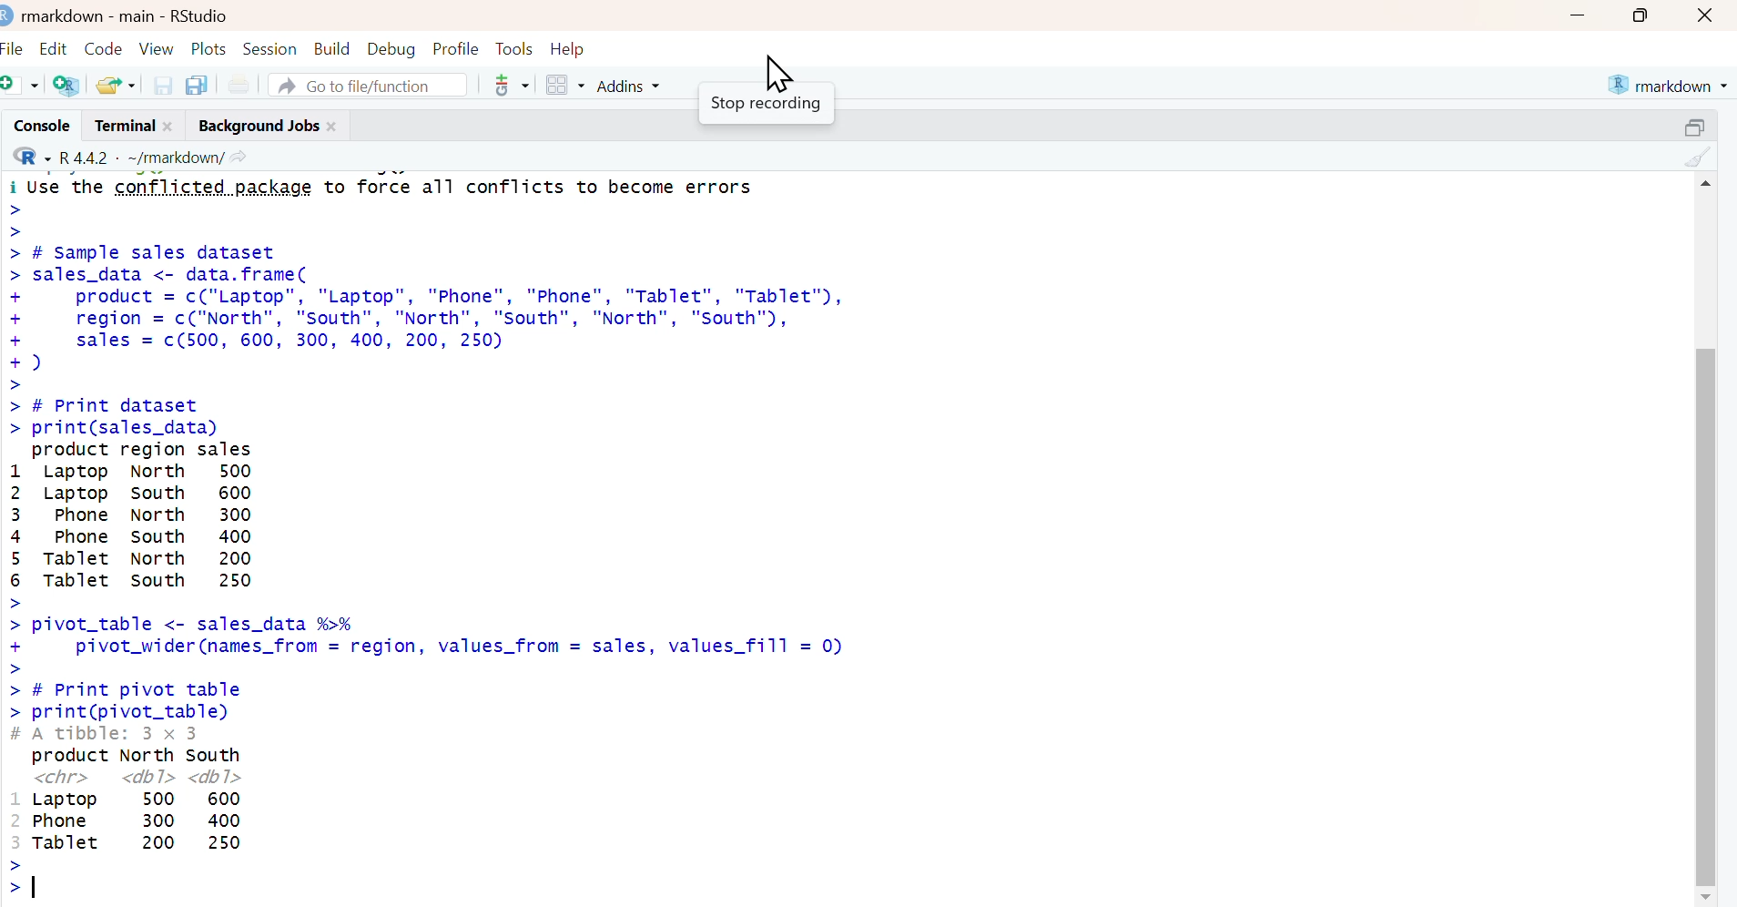 The image size is (1737, 907). Describe the element at coordinates (455, 46) in the screenshot. I see `Profile` at that location.